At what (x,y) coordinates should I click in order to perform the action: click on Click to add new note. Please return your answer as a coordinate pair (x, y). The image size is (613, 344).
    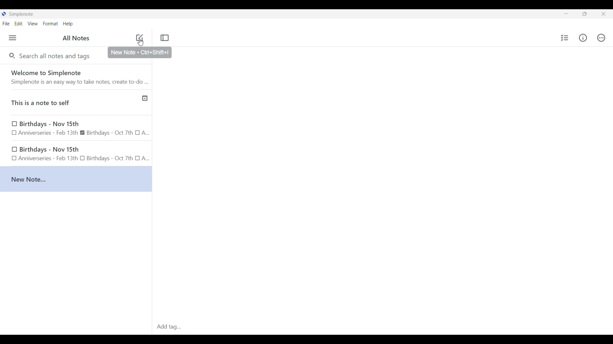
    Looking at the image, I should click on (140, 38).